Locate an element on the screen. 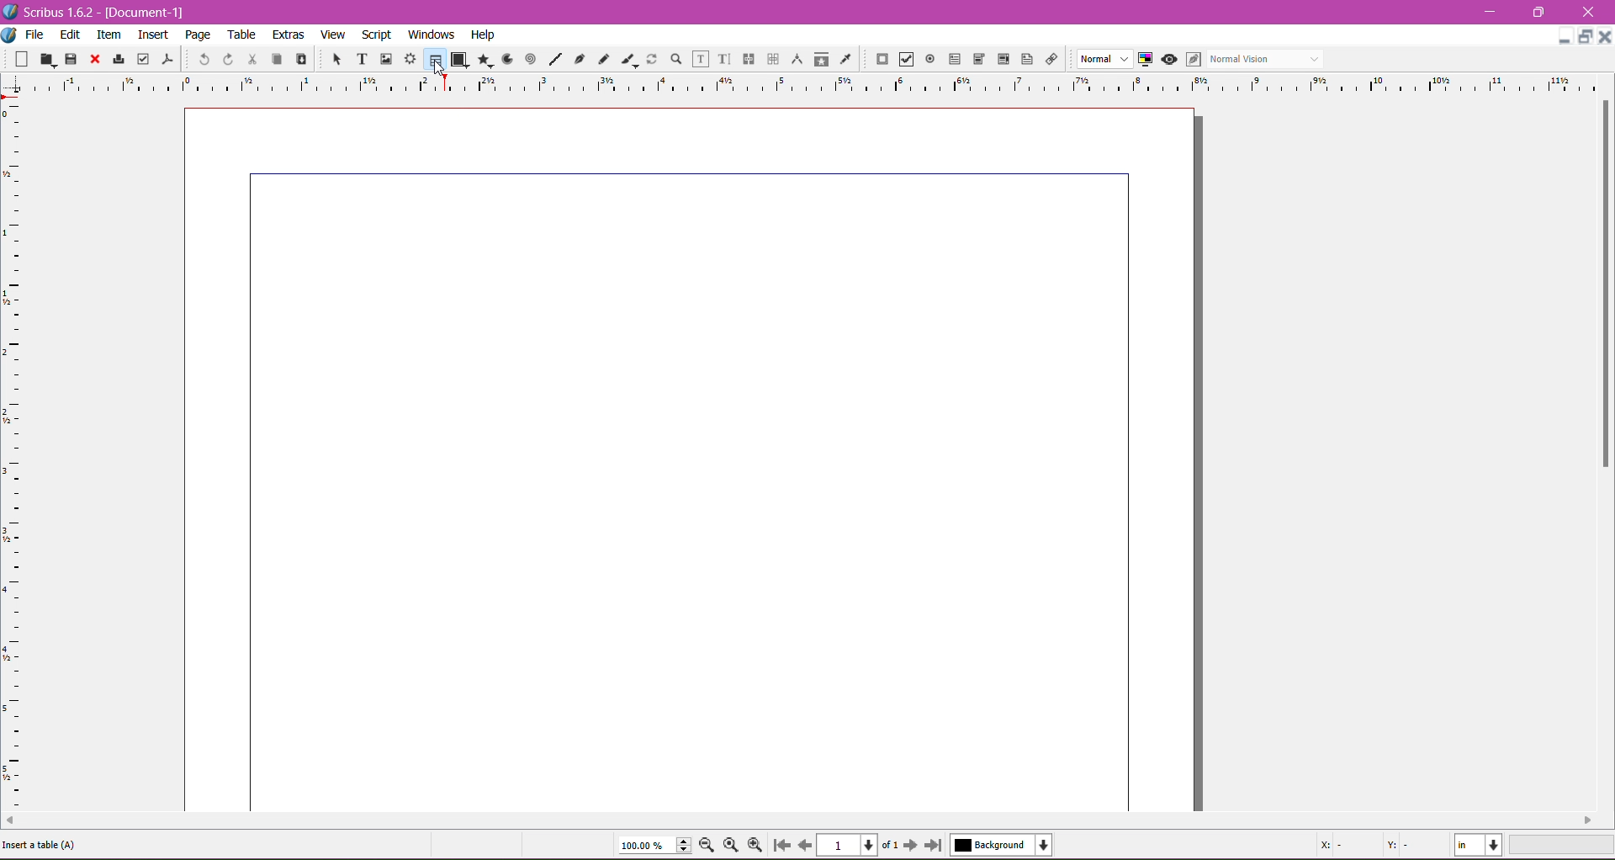 The image size is (1615, 860). Tables is located at coordinates (434, 59).